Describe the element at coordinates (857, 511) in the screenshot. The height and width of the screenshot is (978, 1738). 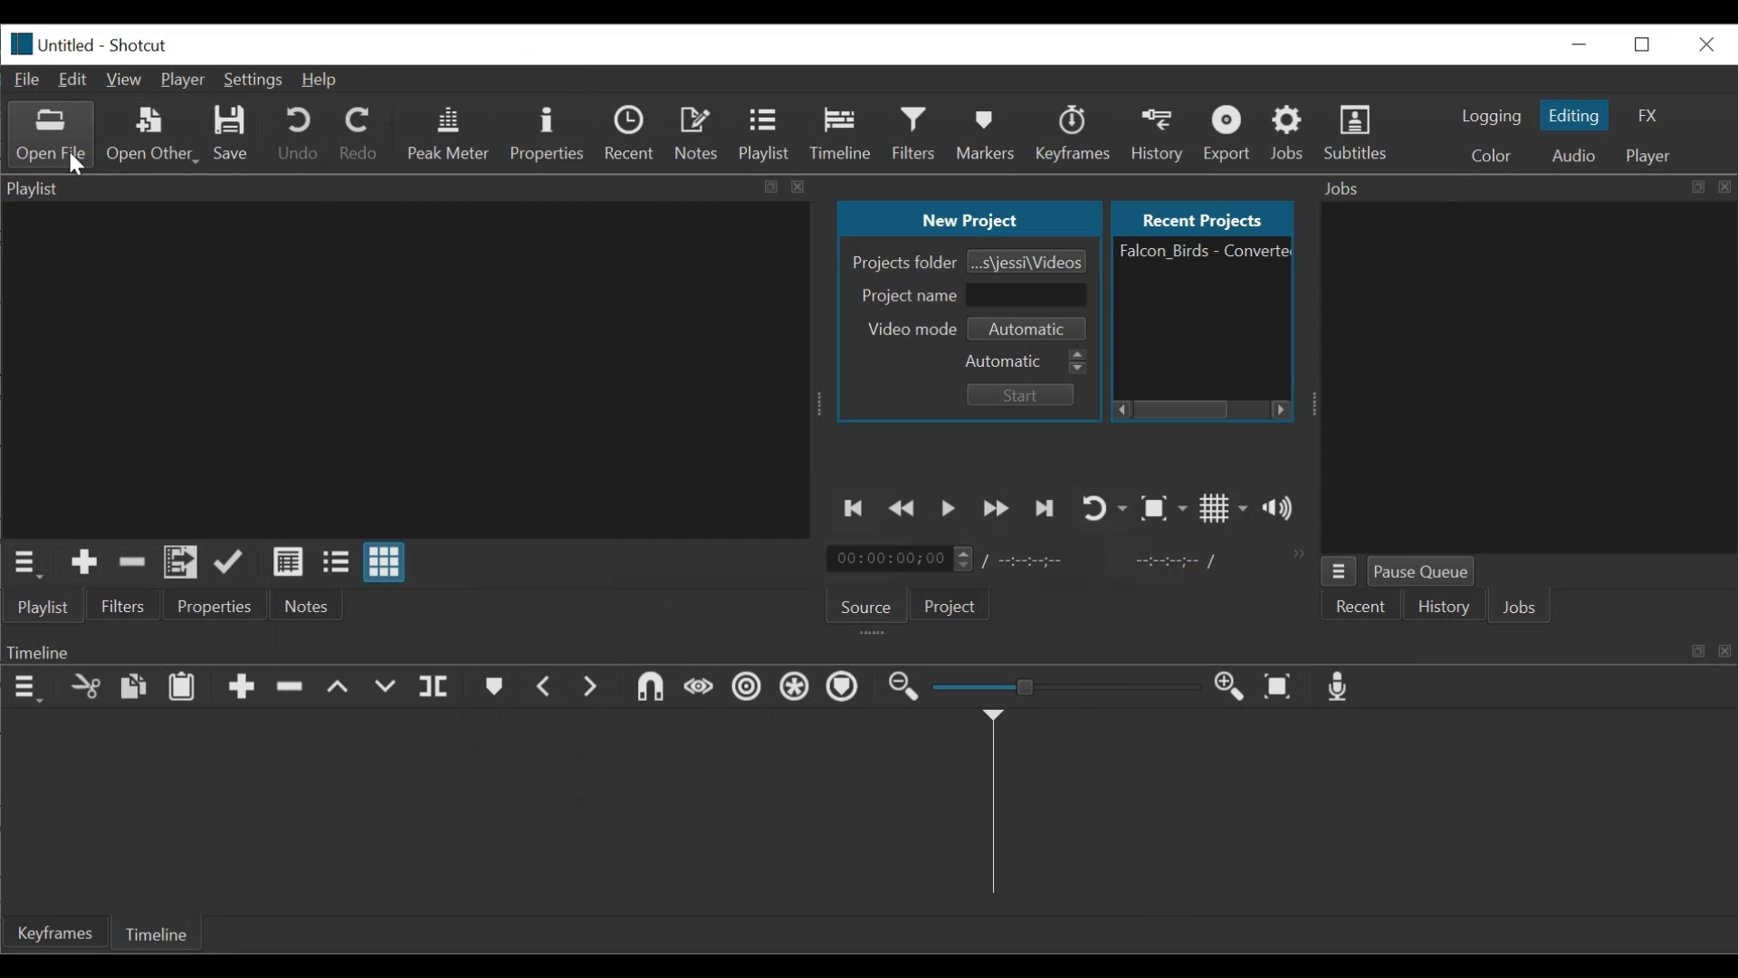
I see `Skip to the previous point` at that location.